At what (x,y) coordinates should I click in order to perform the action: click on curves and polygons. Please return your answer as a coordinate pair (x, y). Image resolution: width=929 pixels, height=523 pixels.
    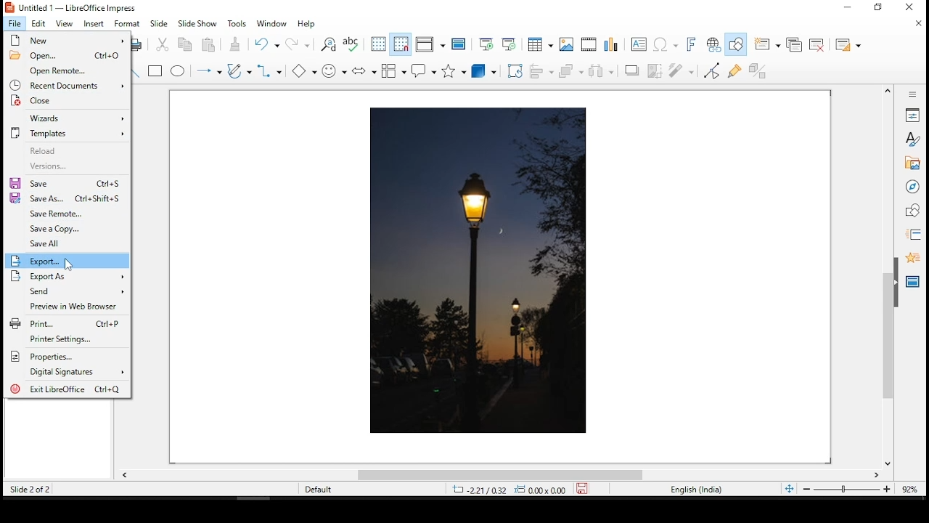
    Looking at the image, I should click on (237, 70).